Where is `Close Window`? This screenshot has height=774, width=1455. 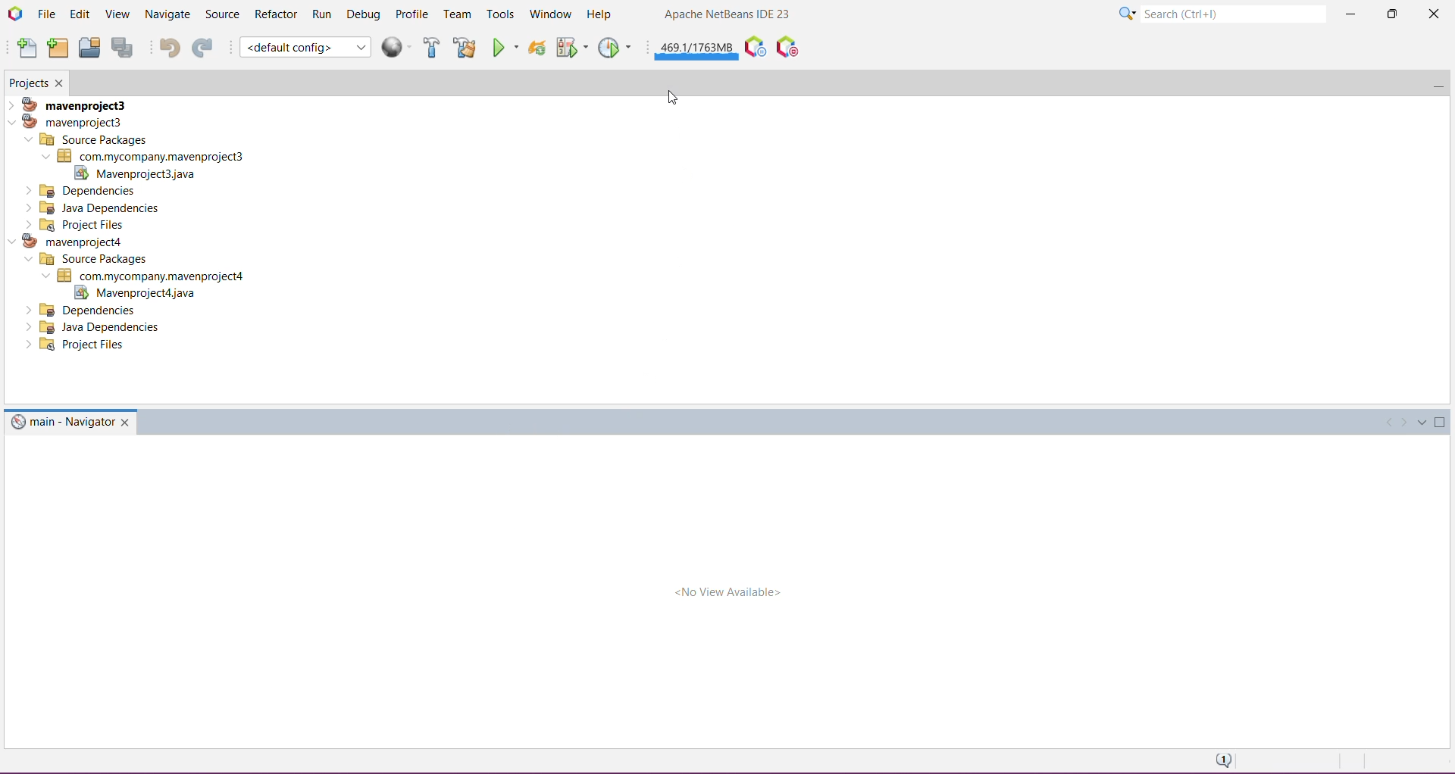 Close Window is located at coordinates (61, 83).